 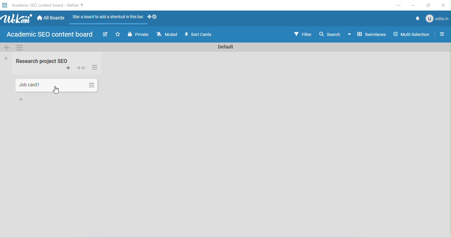 I want to click on edit, so click(x=105, y=34).